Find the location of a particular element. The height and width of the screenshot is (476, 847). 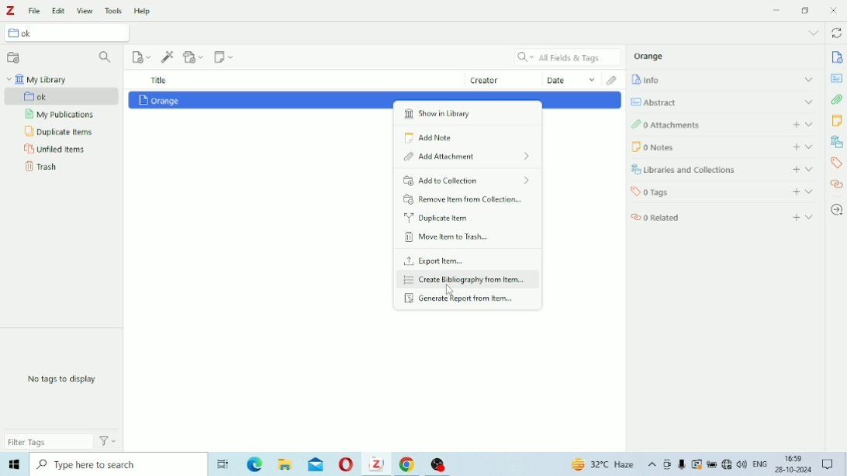

All Fields & Tags is located at coordinates (568, 57).